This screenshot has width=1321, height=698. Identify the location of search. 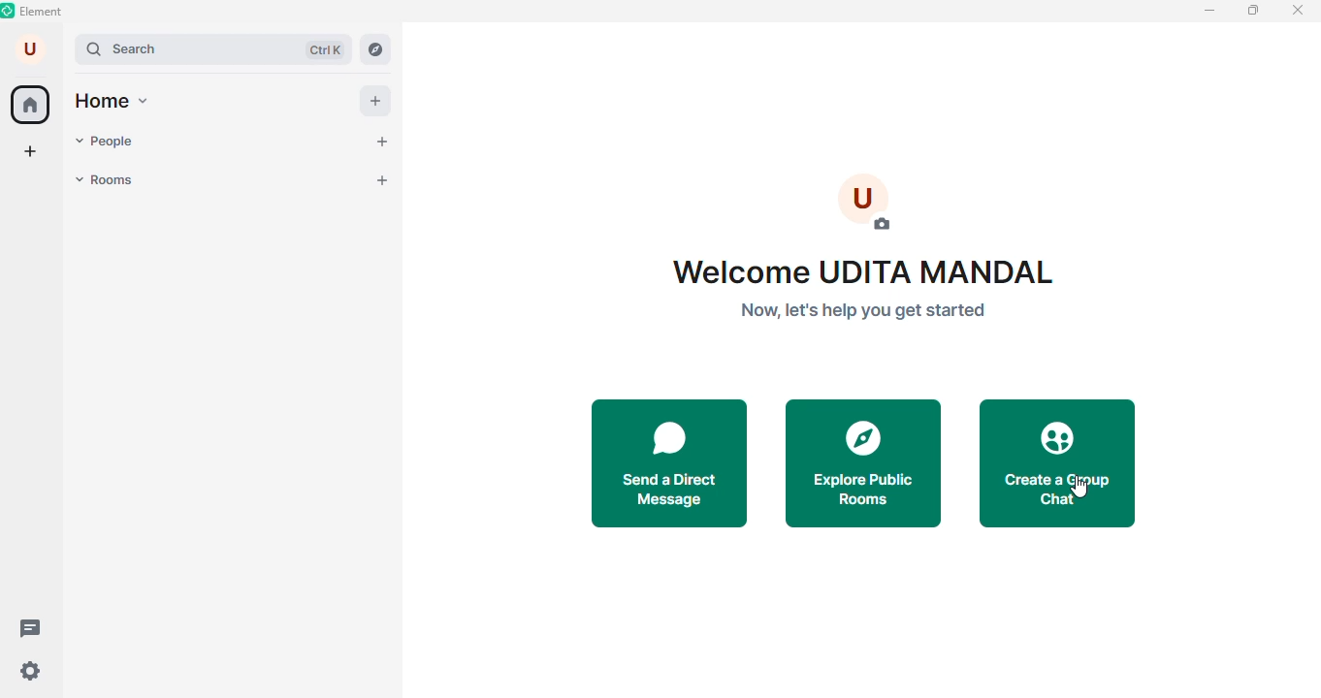
(211, 50).